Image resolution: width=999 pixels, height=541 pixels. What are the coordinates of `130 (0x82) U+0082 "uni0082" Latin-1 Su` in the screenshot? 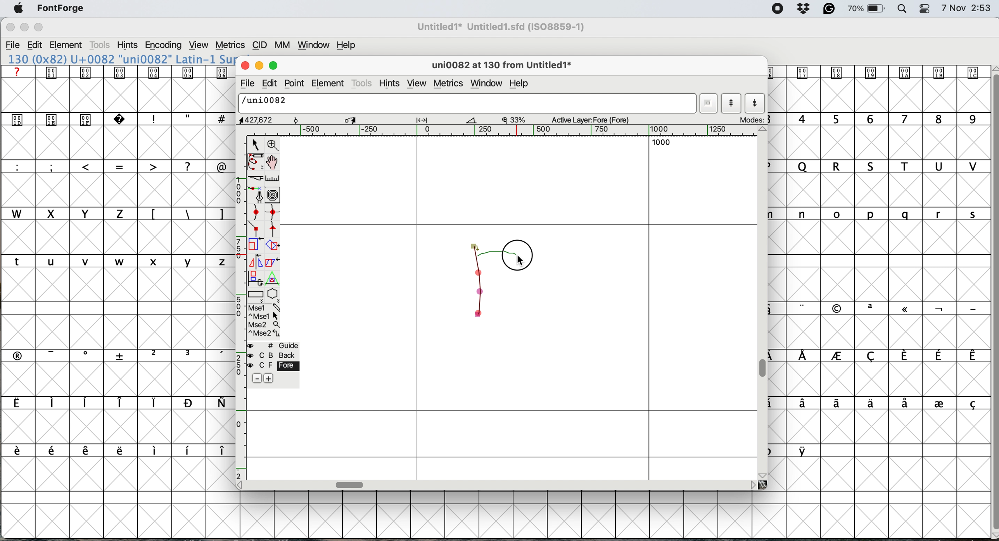 It's located at (121, 59).